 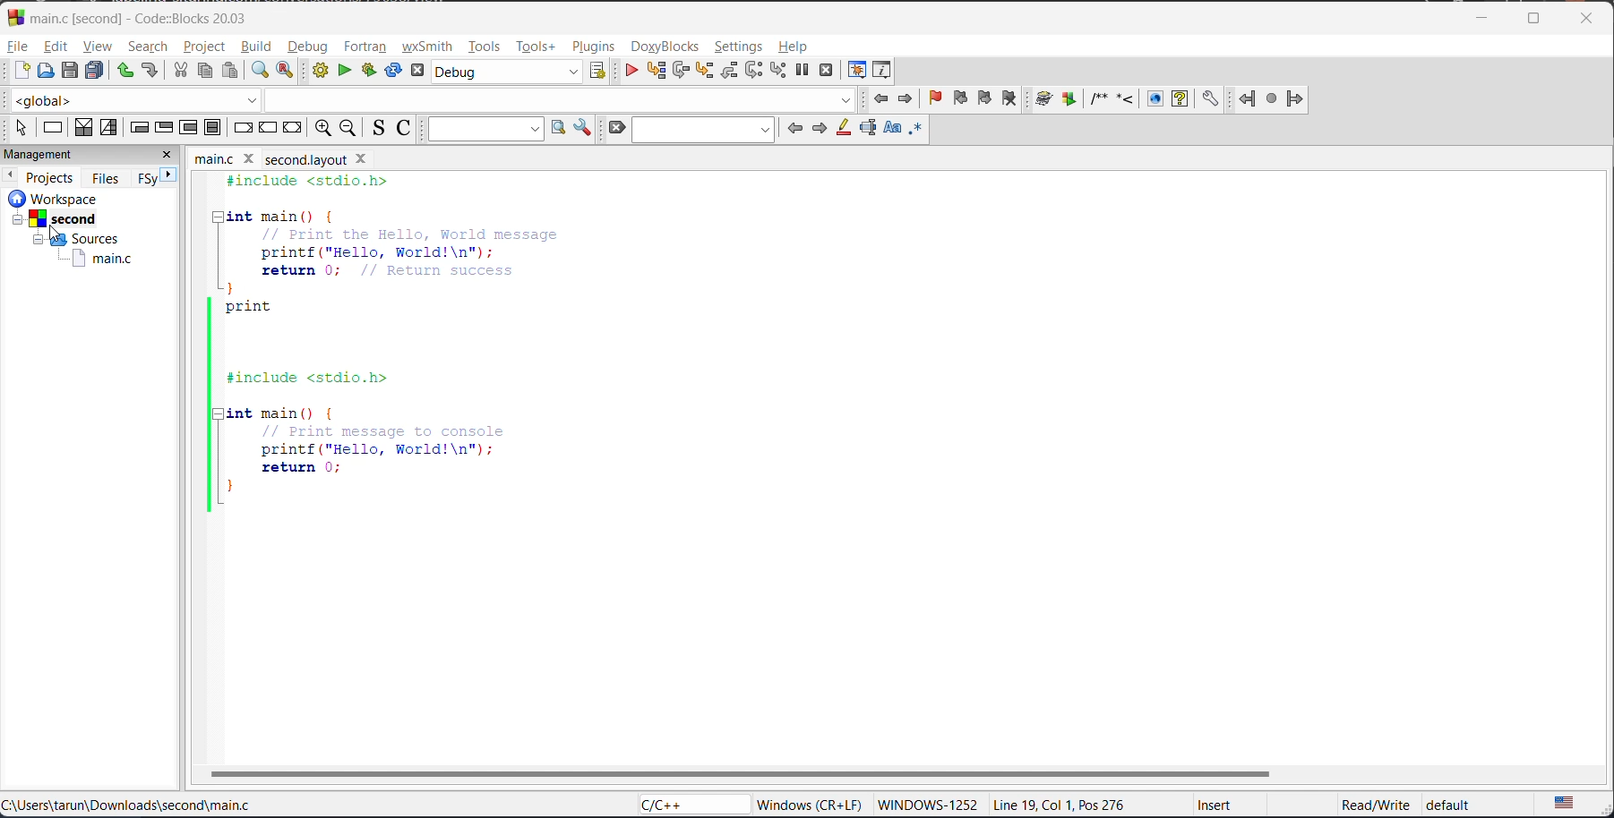 What do you see at coordinates (310, 47) in the screenshot?
I see `debug` at bounding box center [310, 47].